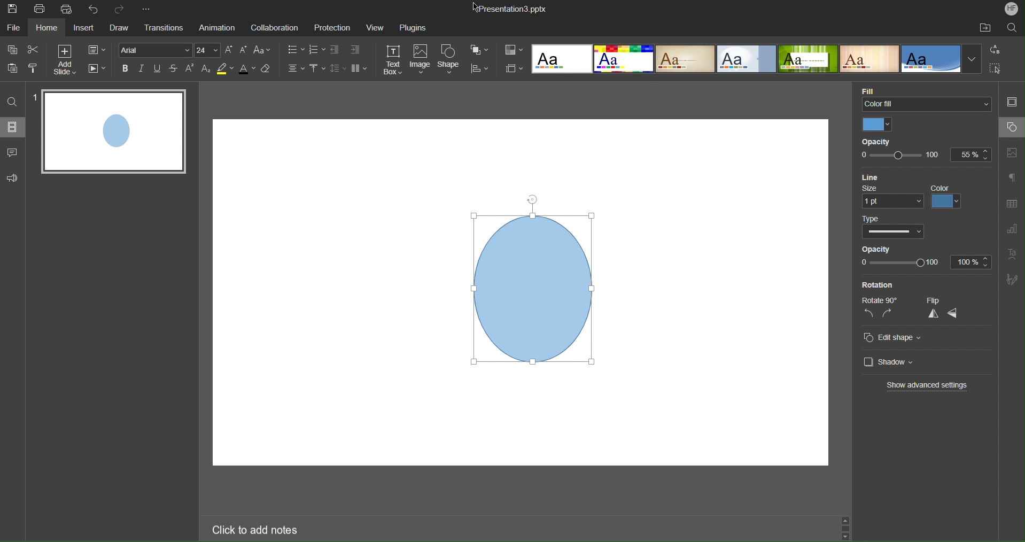  What do you see at coordinates (869, 313) in the screenshot?
I see `Rotate CCW` at bounding box center [869, 313].